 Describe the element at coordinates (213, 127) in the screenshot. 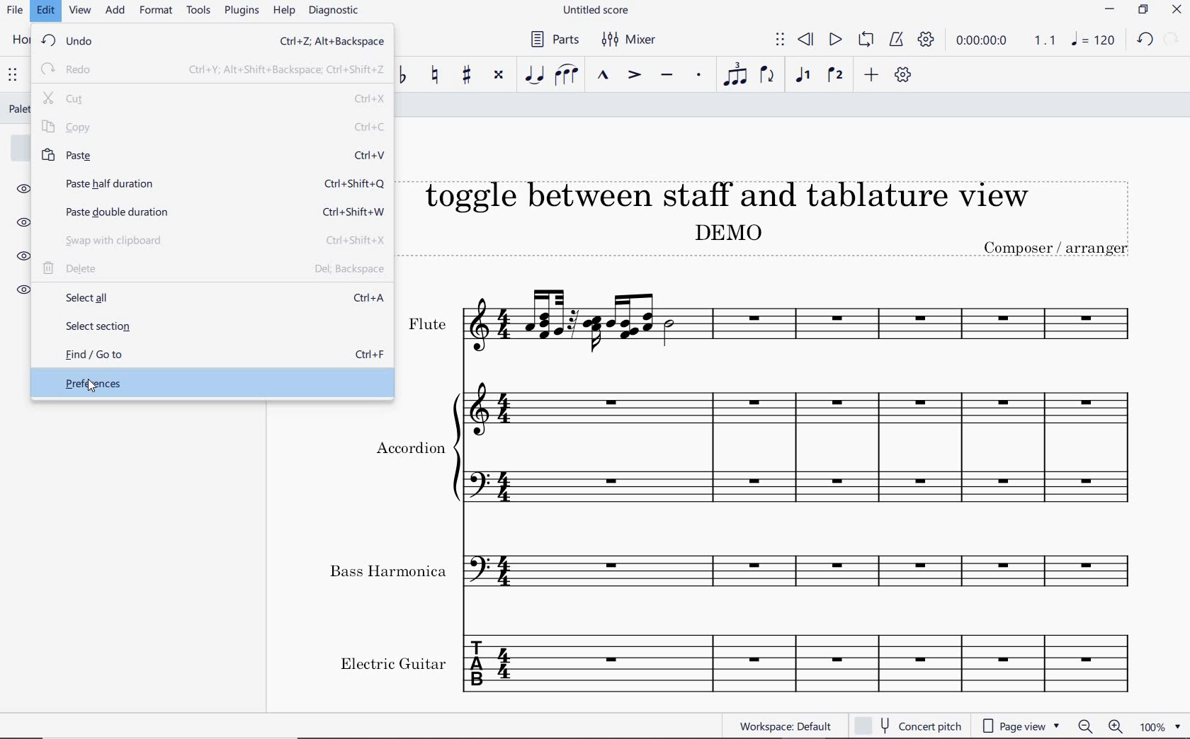

I see `copy` at that location.